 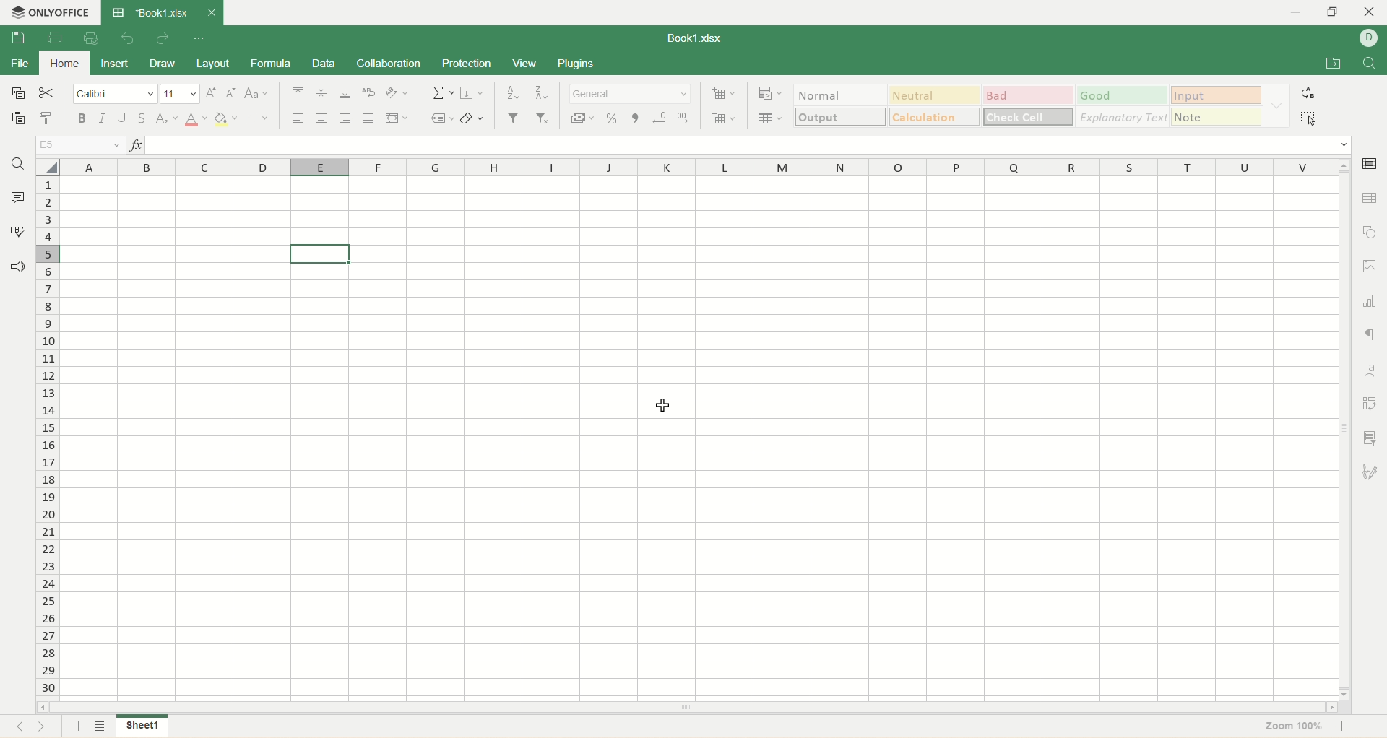 I want to click on protection, so click(x=468, y=64).